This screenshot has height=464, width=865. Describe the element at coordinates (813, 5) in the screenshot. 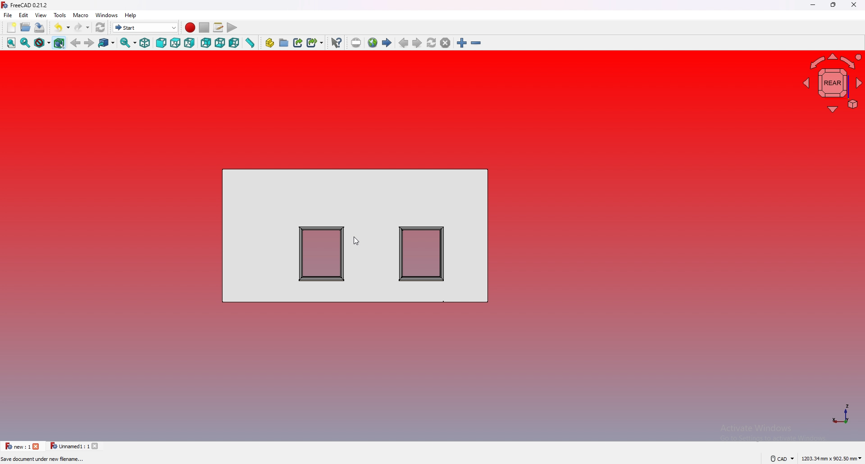

I see `minimize` at that location.